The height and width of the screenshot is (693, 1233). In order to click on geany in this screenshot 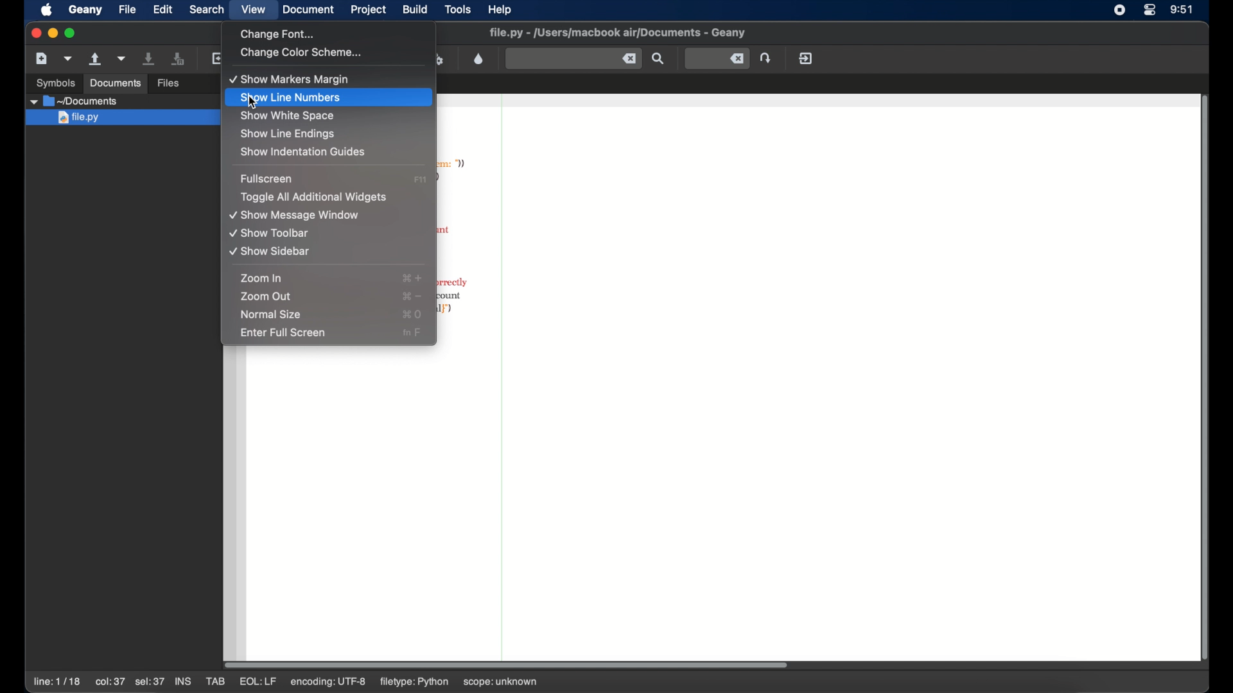, I will do `click(85, 10)`.